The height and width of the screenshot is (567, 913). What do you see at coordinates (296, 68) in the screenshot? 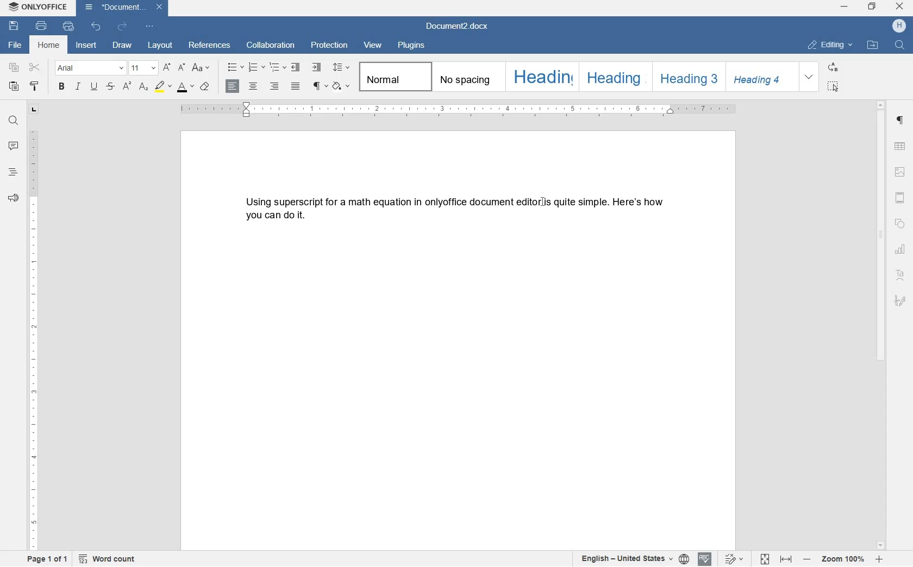
I see `decrease indent` at bounding box center [296, 68].